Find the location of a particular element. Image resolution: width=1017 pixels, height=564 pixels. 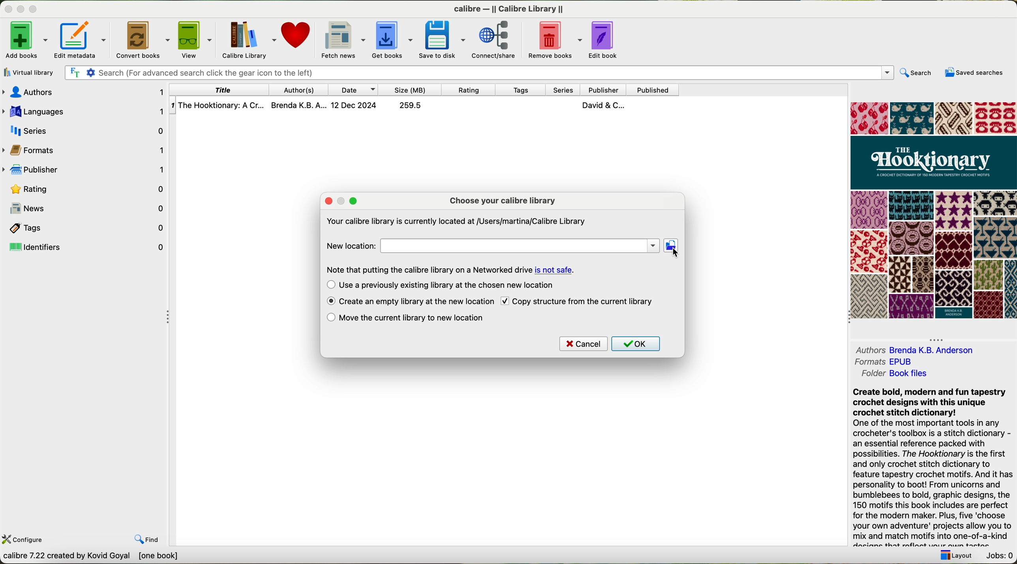

cursor is located at coordinates (675, 251).